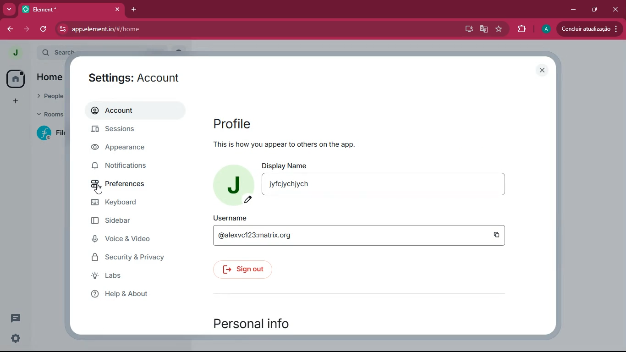 The width and height of the screenshot is (626, 352). I want to click on @alexvc123:matrix.org, so click(339, 236).